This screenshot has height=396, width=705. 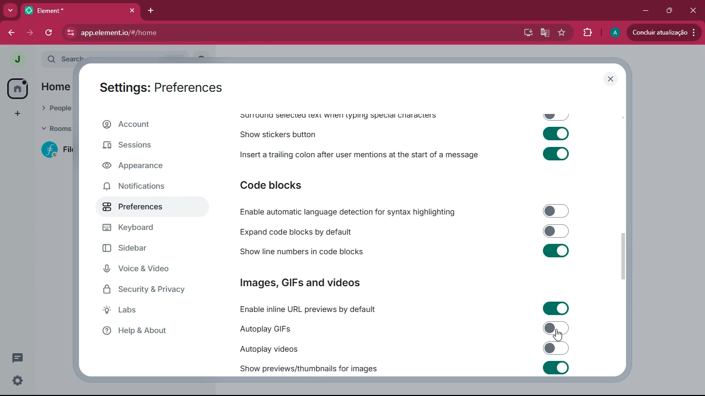 I want to click on Enable automatic language detection for syntax highlighting, so click(x=403, y=211).